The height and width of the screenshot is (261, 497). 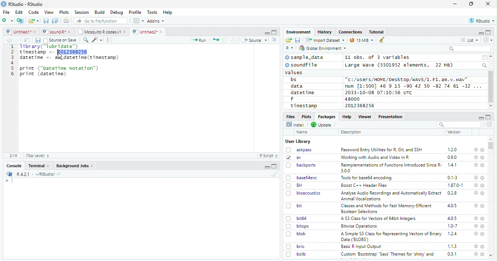 I want to click on 0.9.0, so click(x=452, y=157).